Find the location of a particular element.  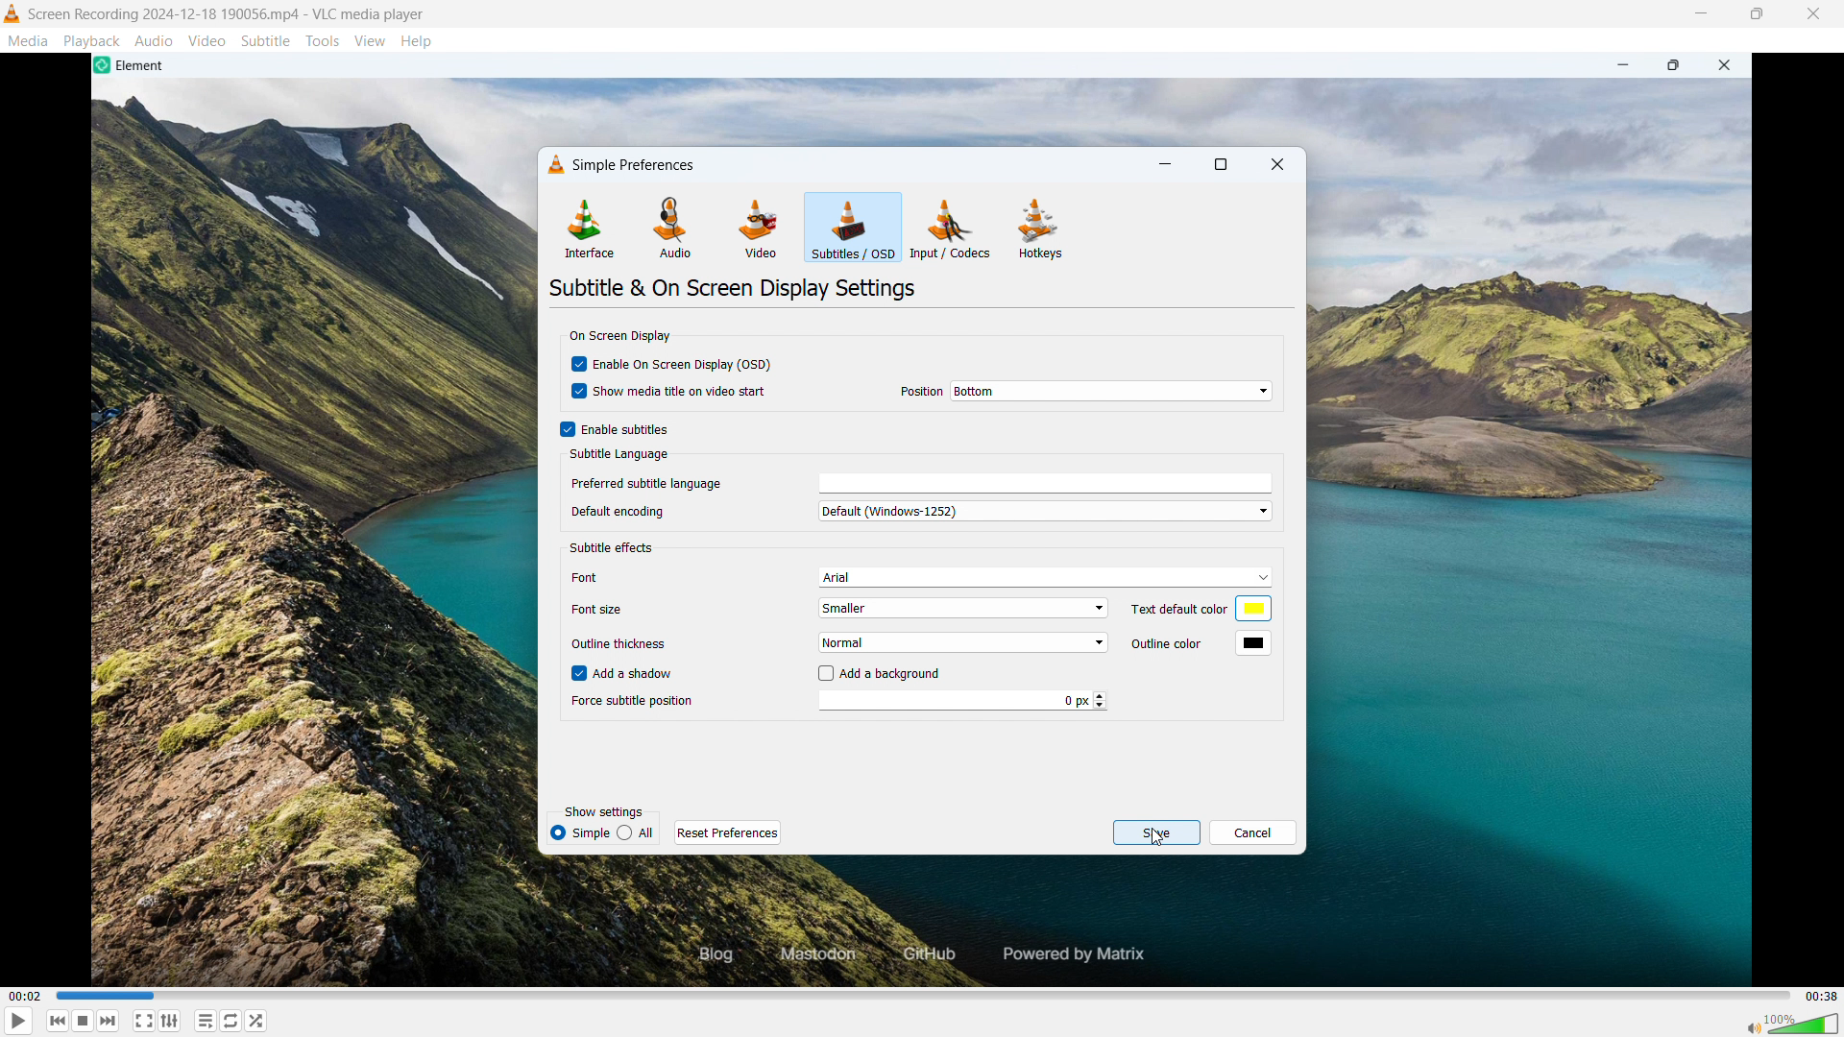

Time elapsed  is located at coordinates (25, 996).